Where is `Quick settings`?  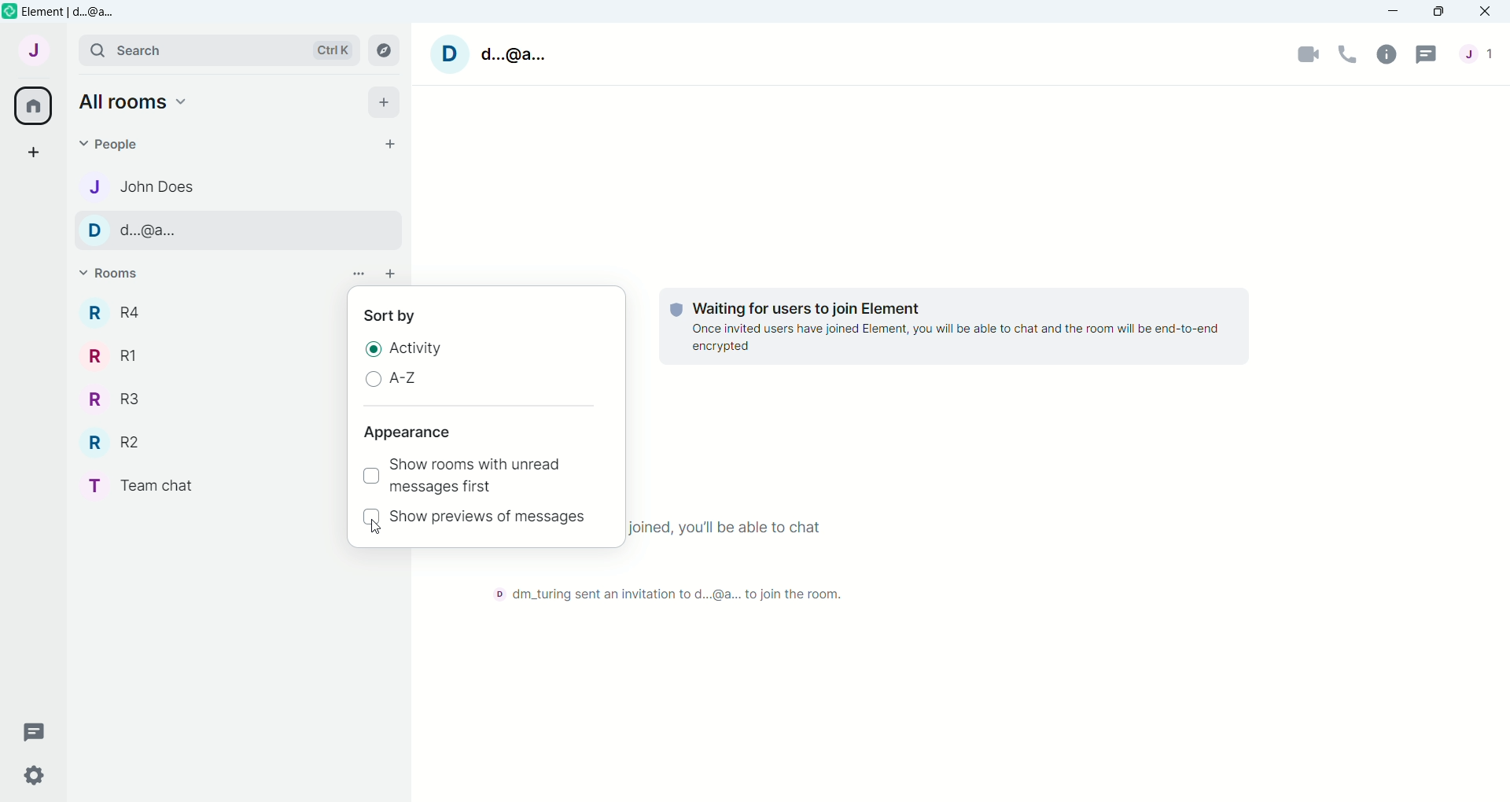 Quick settings is located at coordinates (24, 775).